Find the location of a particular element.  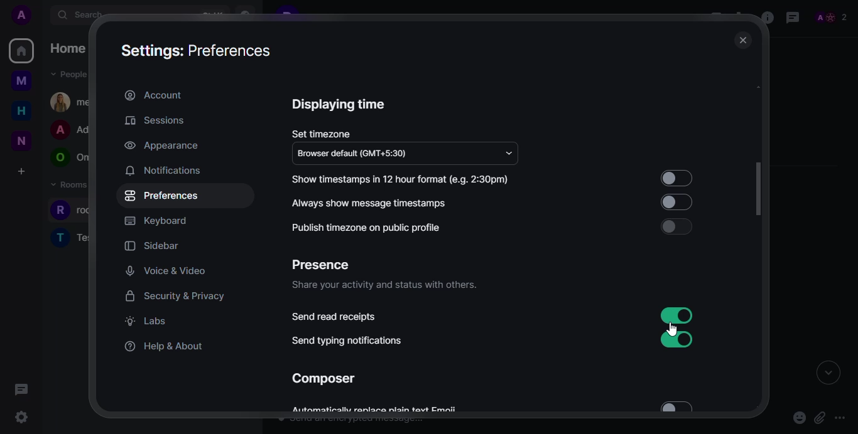

notifications is located at coordinates (163, 170).